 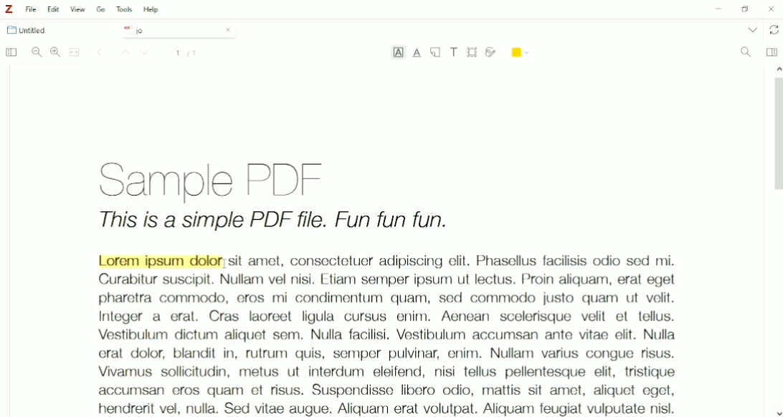 What do you see at coordinates (772, 9) in the screenshot?
I see `Close` at bounding box center [772, 9].